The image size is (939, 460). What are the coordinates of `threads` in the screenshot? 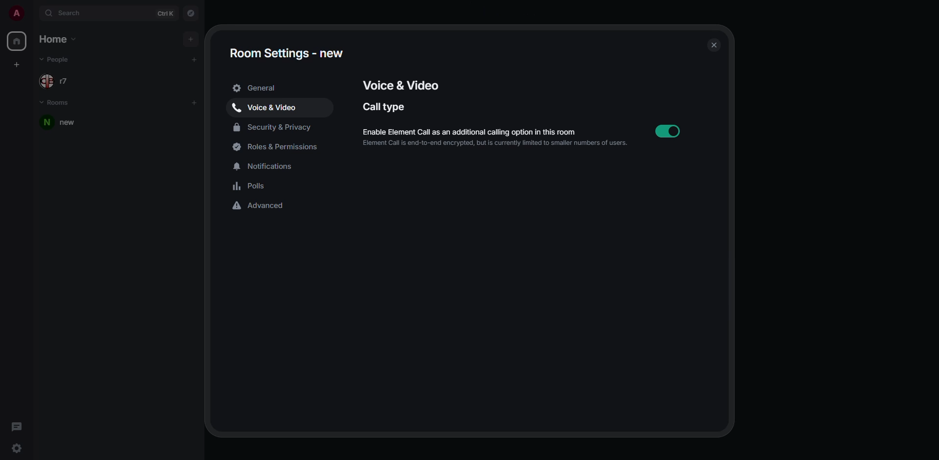 It's located at (16, 425).